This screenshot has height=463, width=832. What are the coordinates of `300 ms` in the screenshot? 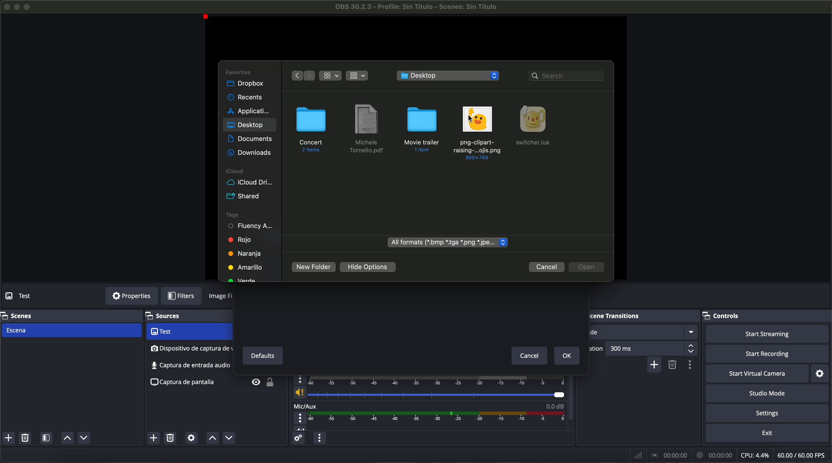 It's located at (652, 348).